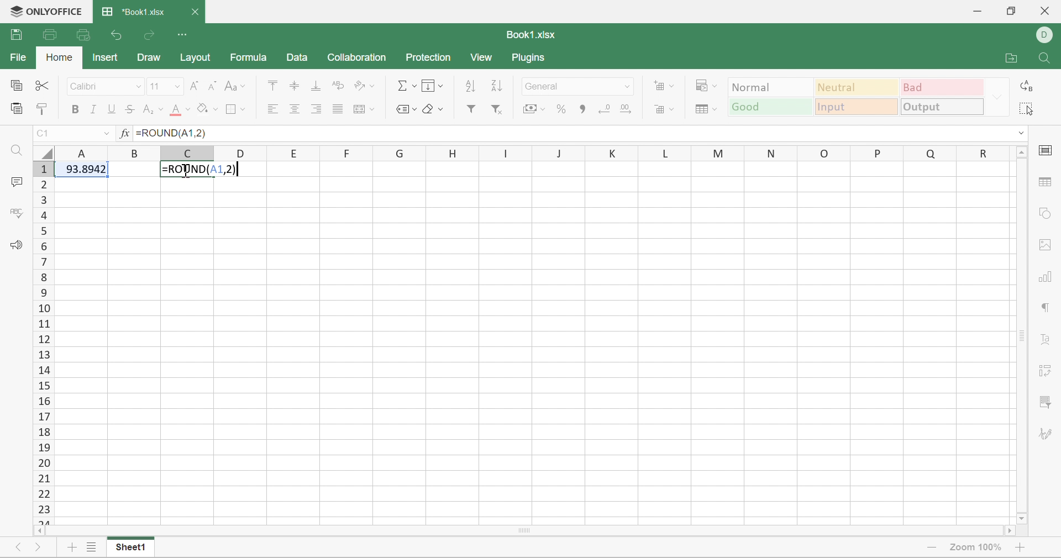 The image size is (1061, 558). Describe the element at coordinates (112, 109) in the screenshot. I see `Underline` at that location.